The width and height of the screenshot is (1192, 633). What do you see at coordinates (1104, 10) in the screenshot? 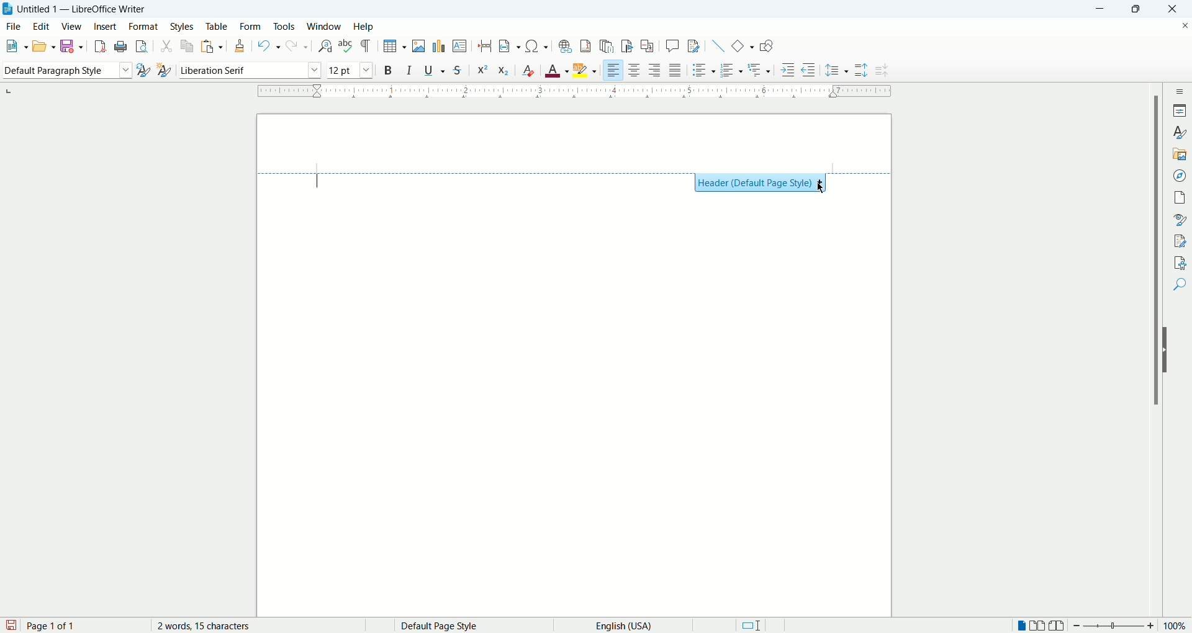
I see `minimize` at bounding box center [1104, 10].